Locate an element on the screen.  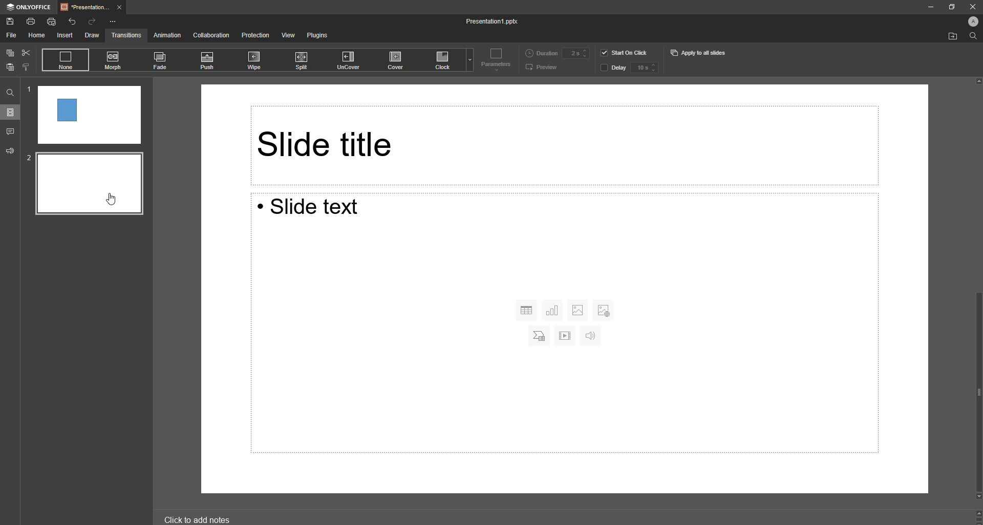
Paste is located at coordinates (10, 67).